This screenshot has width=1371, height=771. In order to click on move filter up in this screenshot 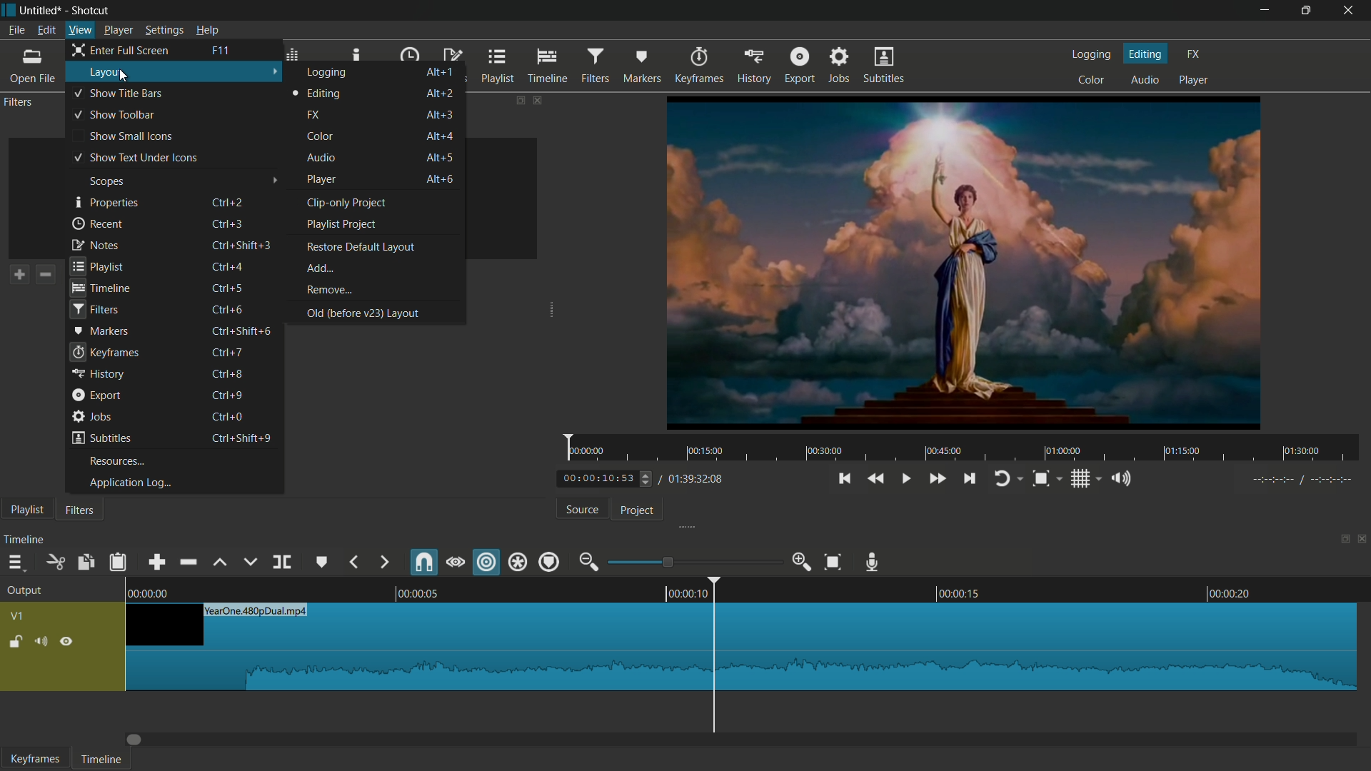, I will do `click(159, 276)`.